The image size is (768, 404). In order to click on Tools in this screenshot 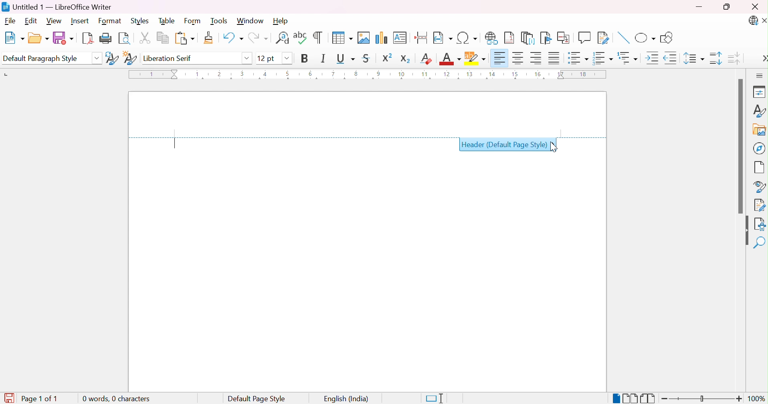, I will do `click(219, 21)`.